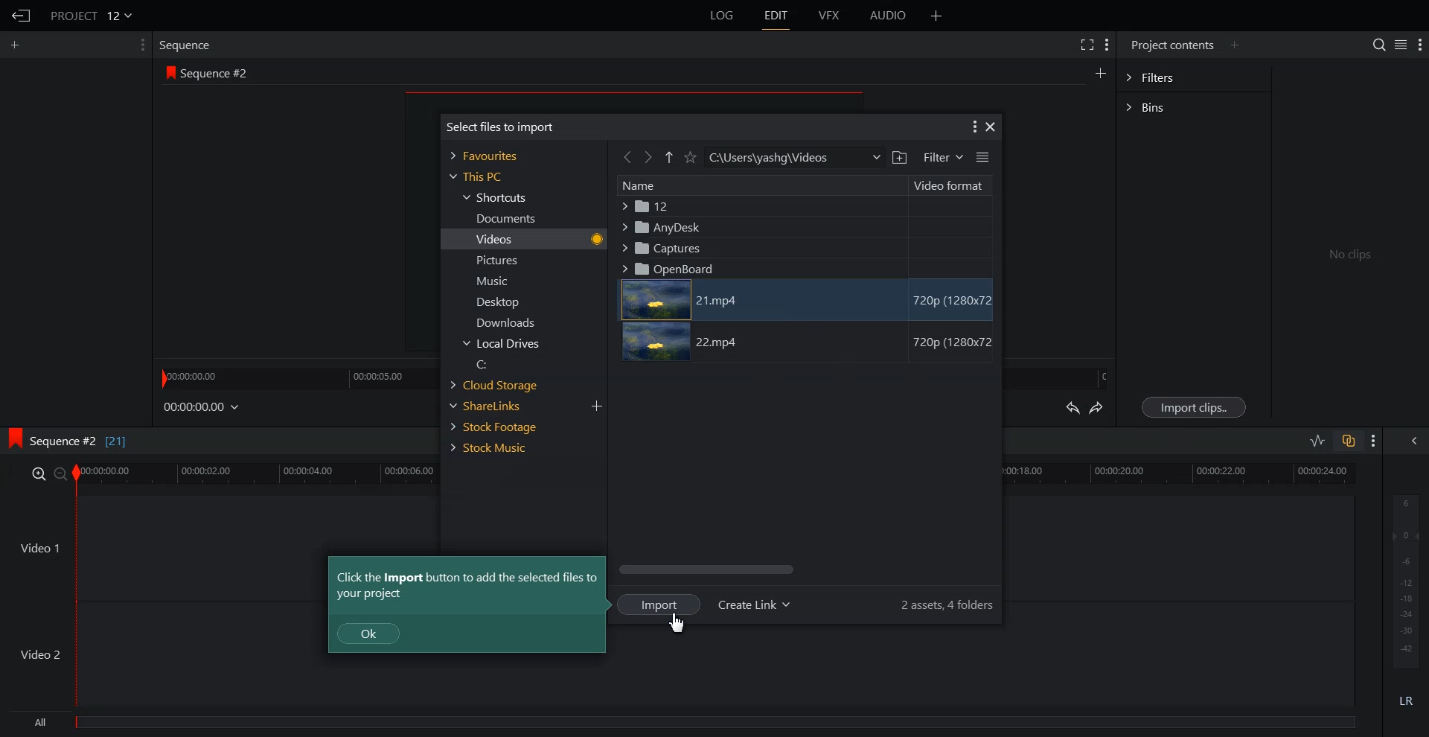  I want to click on 12, so click(804, 207).